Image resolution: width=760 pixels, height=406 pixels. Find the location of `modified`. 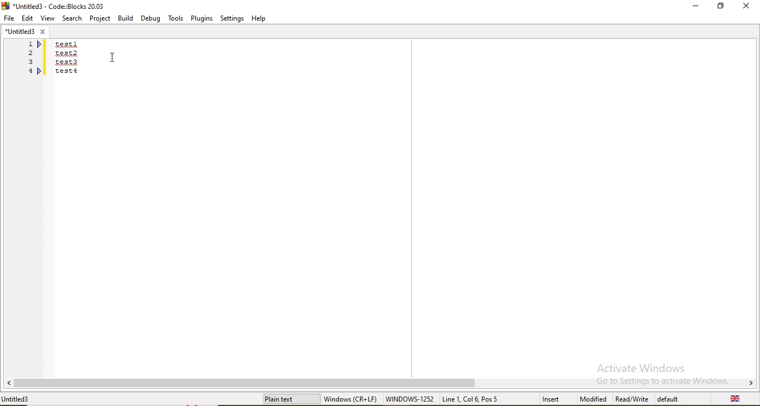

modified is located at coordinates (593, 399).